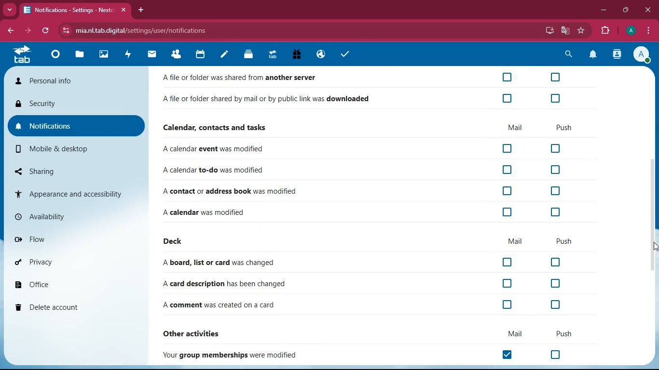  Describe the element at coordinates (630, 29) in the screenshot. I see `Account` at that location.